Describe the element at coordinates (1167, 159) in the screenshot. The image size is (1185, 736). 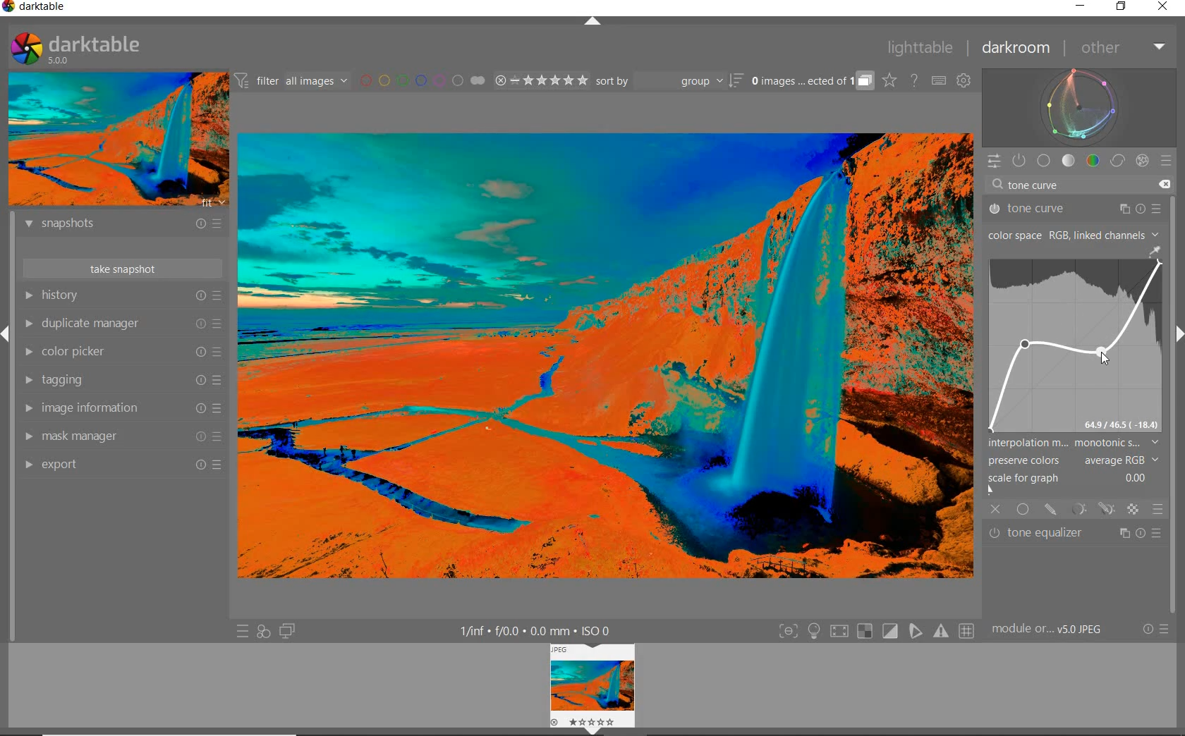
I see `preset` at that location.